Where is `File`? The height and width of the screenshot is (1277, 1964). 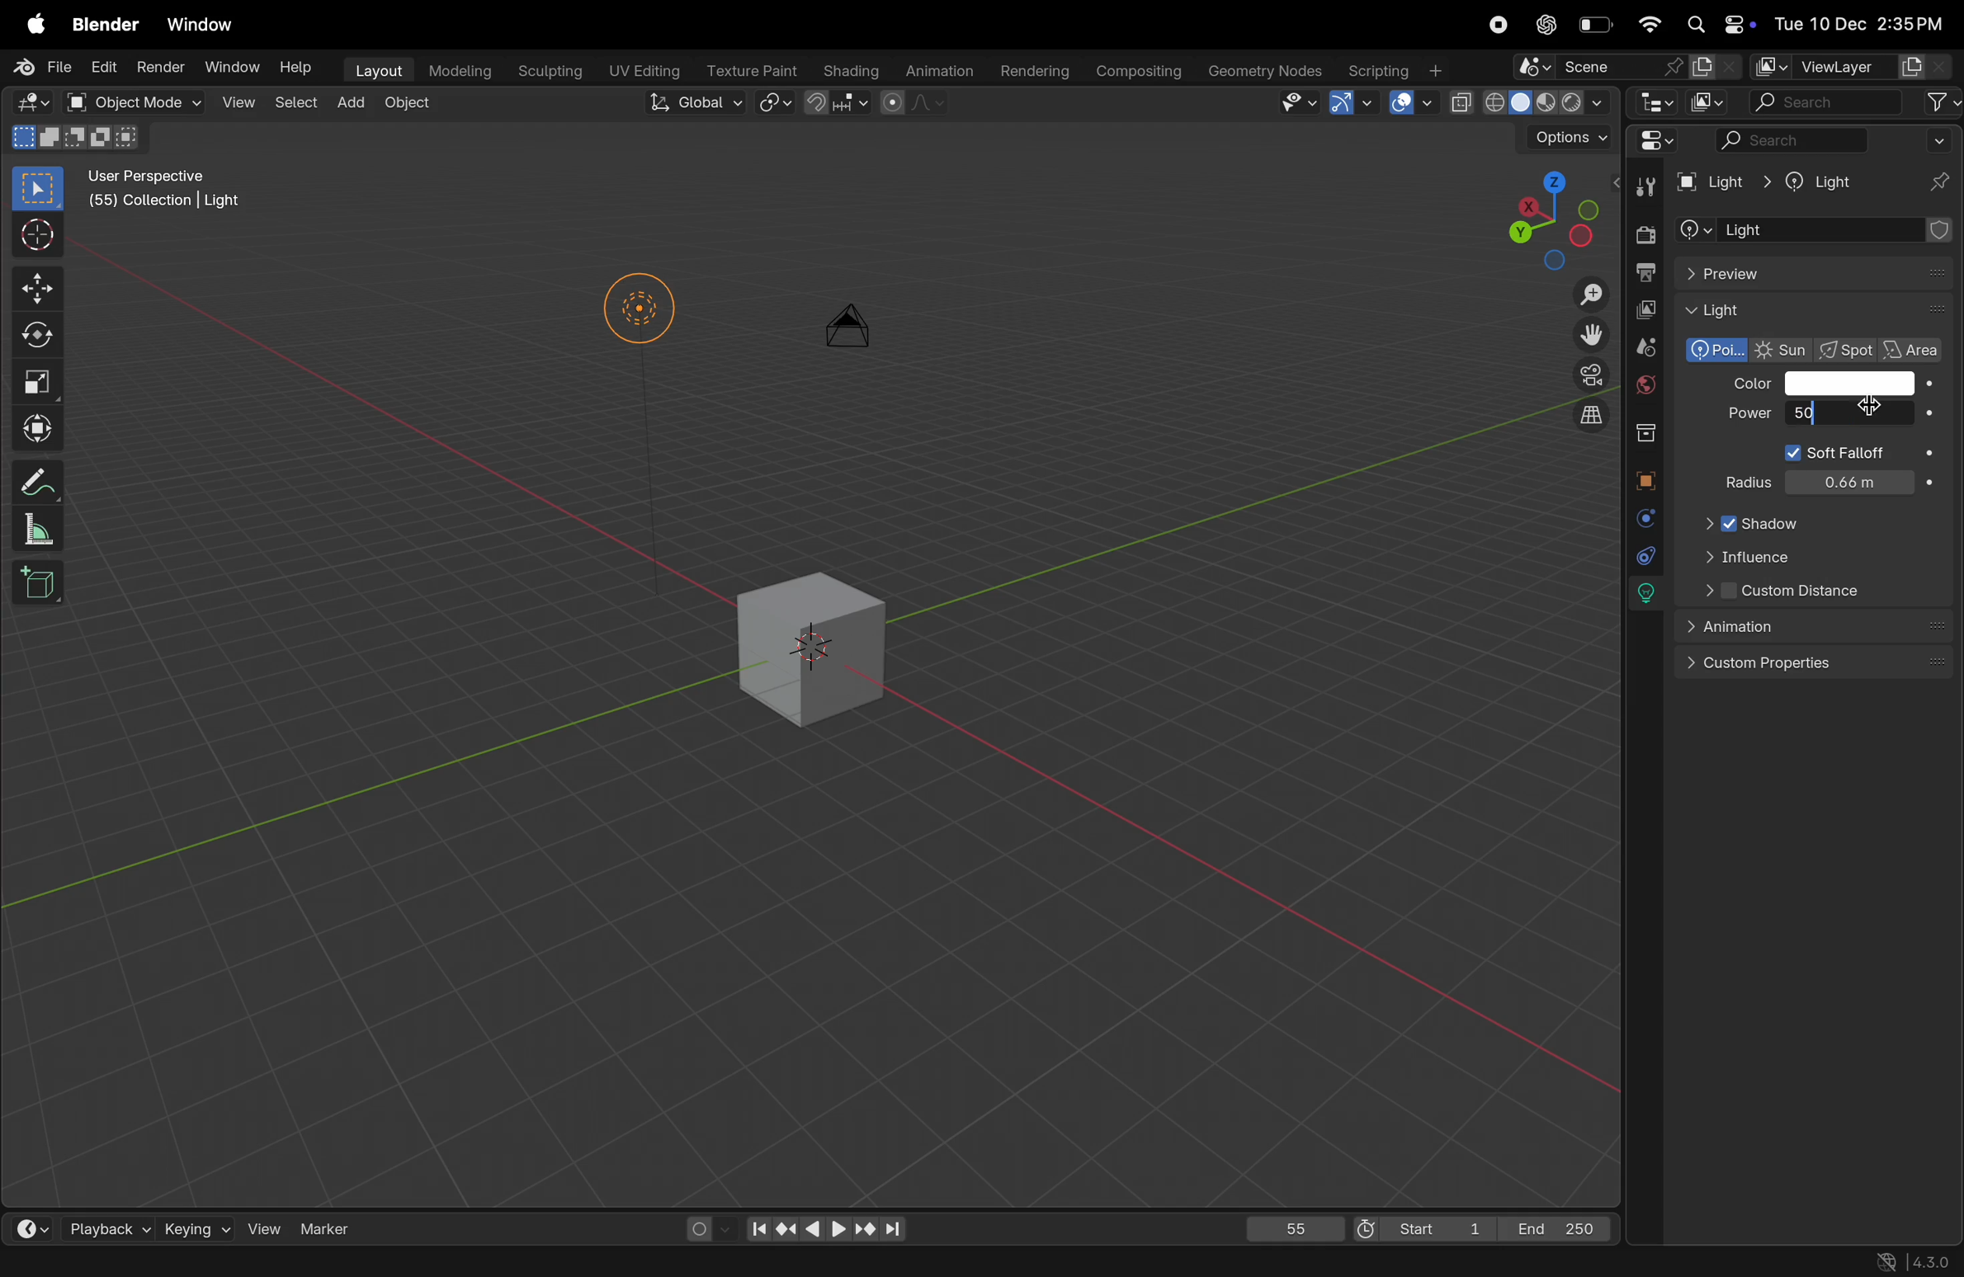
File is located at coordinates (40, 68).